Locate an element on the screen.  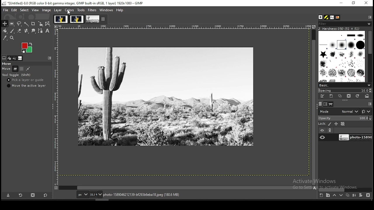
fonts is located at coordinates (333, 17).